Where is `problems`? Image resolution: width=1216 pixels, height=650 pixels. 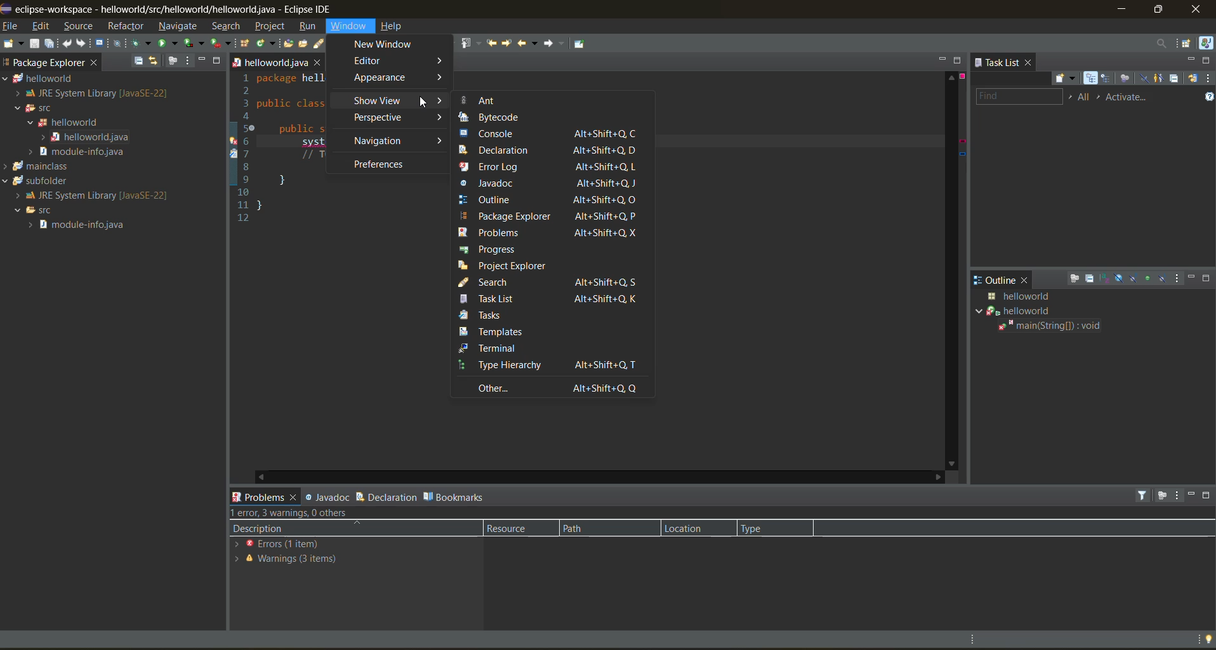 problems is located at coordinates (262, 497).